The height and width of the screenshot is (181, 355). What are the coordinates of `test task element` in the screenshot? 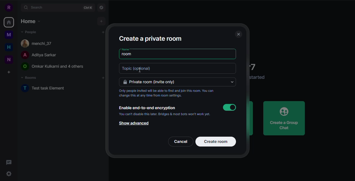 It's located at (44, 88).